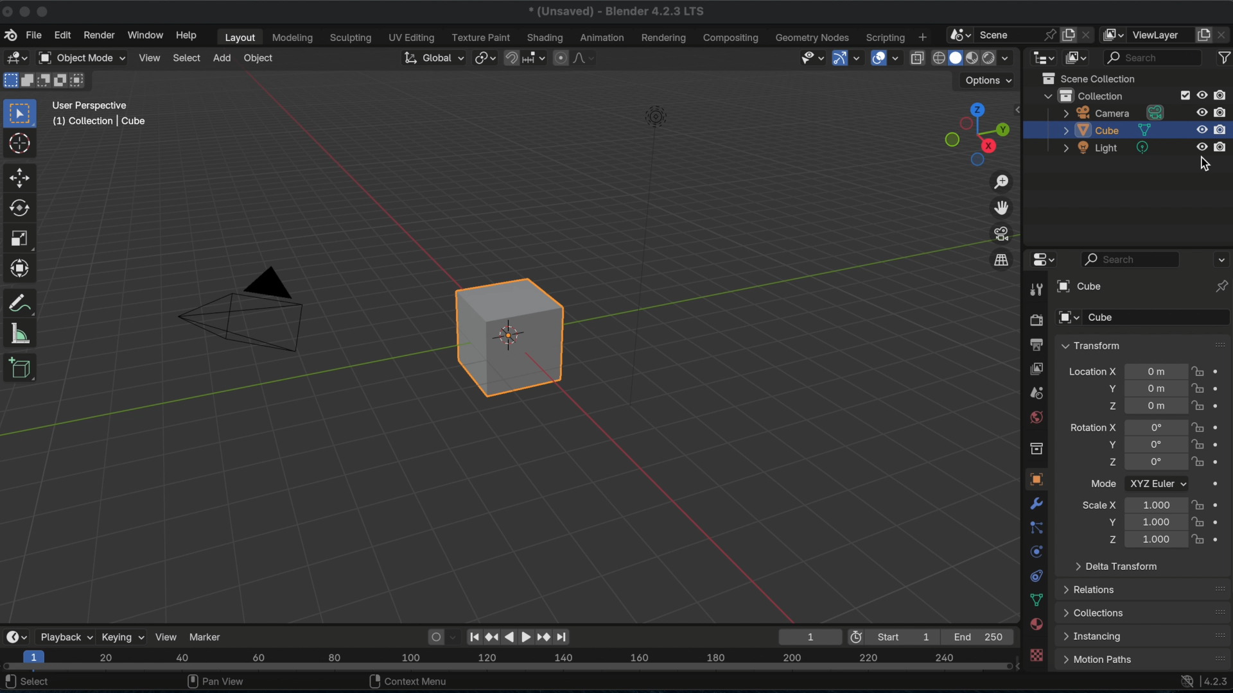 The width and height of the screenshot is (1233, 693). Describe the element at coordinates (1105, 149) in the screenshot. I see `light ` at that location.